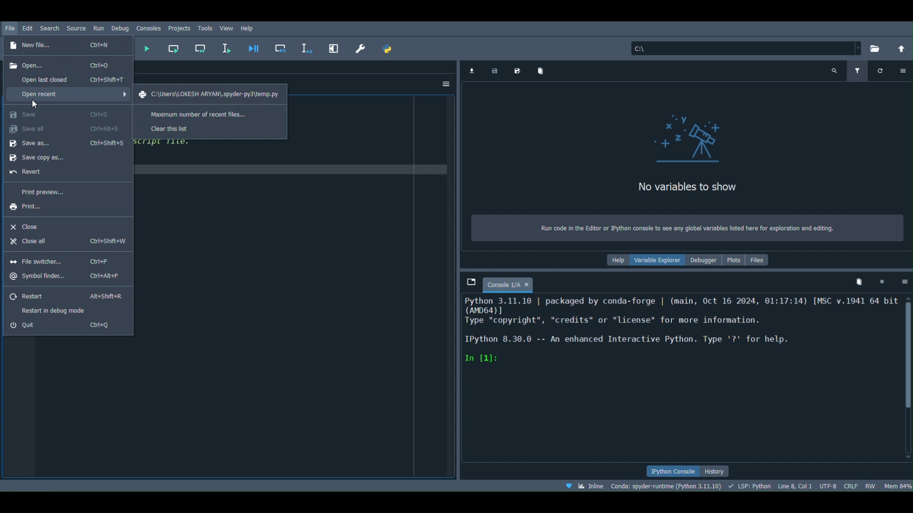  Describe the element at coordinates (120, 28) in the screenshot. I see `Debug` at that location.